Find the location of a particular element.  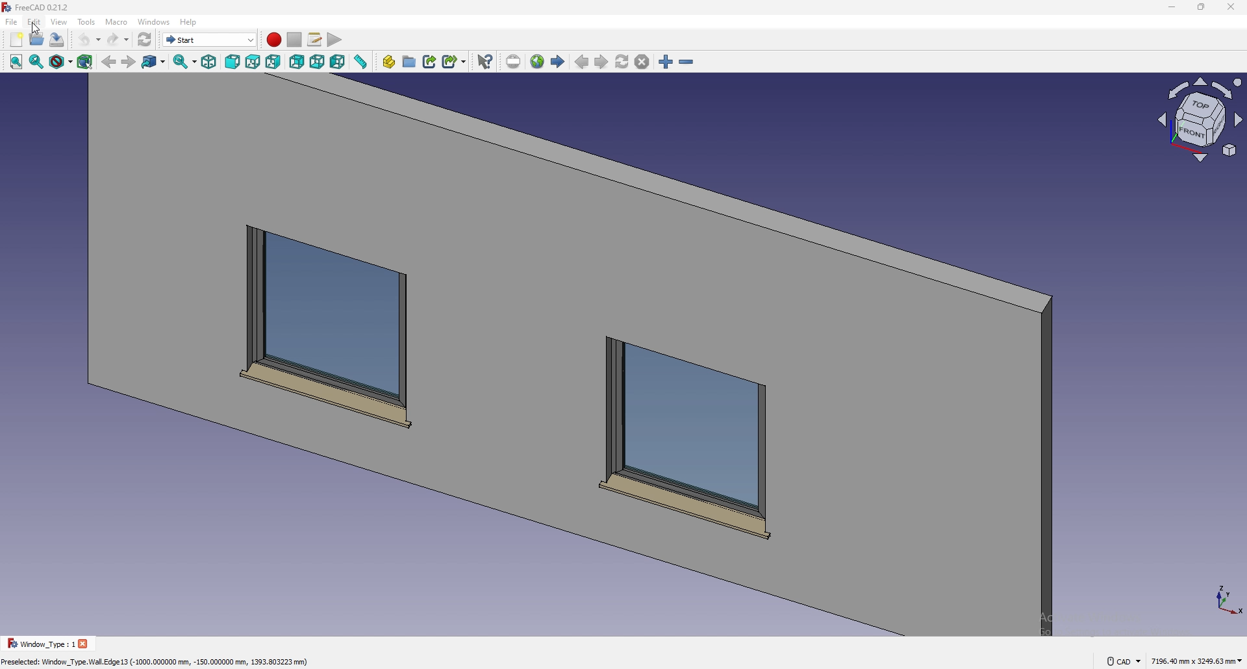

refresh is located at coordinates (145, 40).